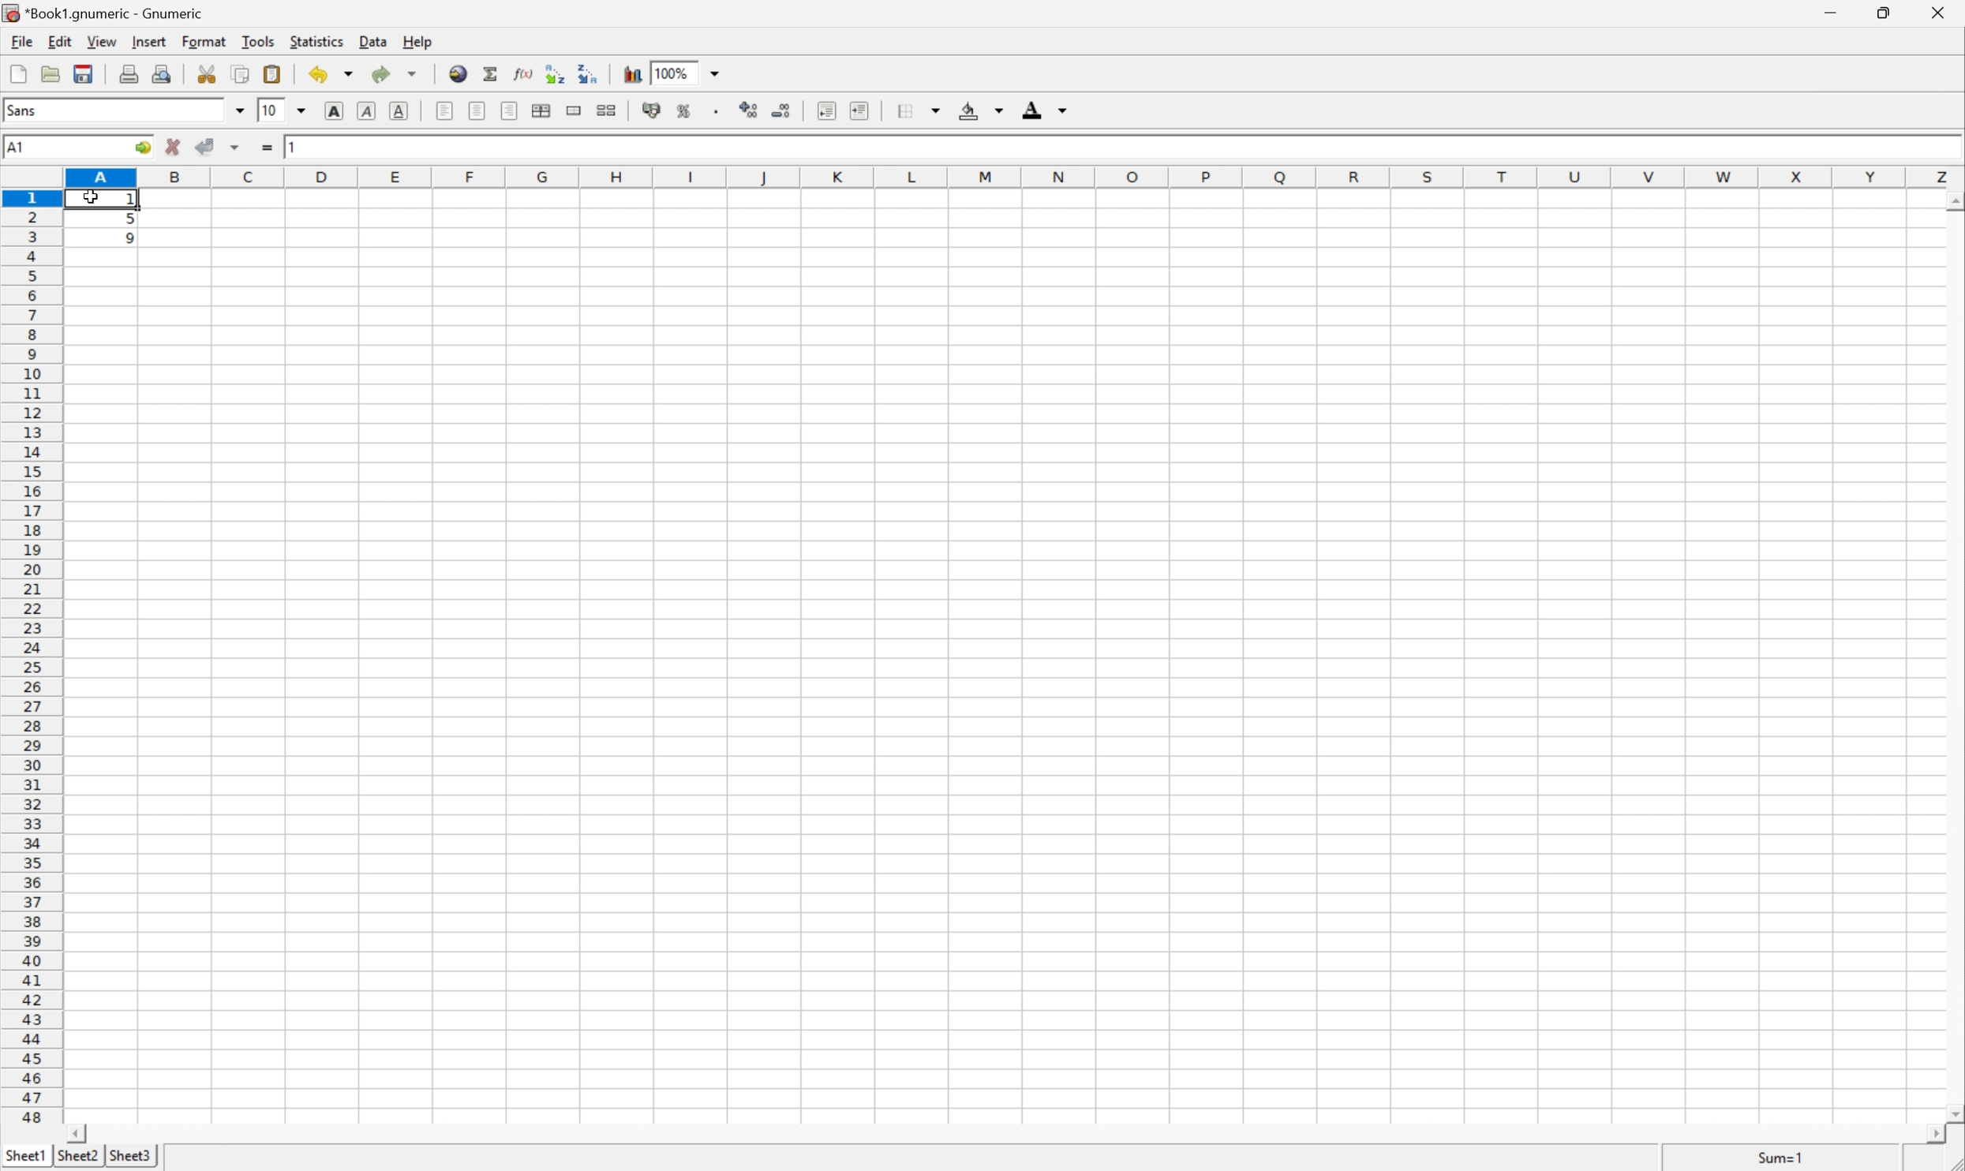 The image size is (1965, 1171). I want to click on format selection as accounting, so click(653, 110).